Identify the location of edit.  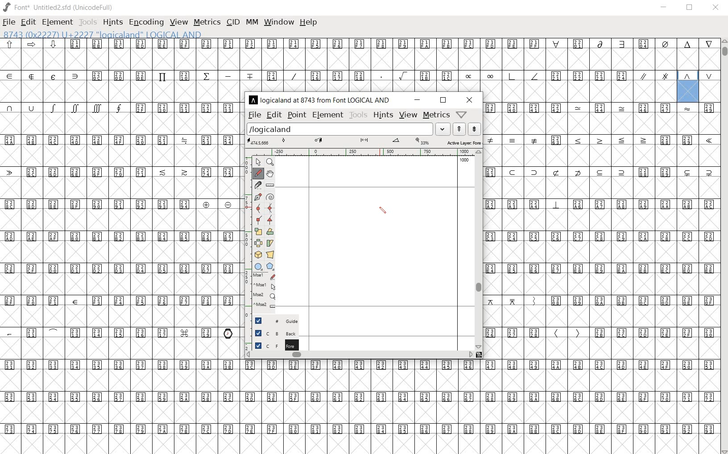
(273, 115).